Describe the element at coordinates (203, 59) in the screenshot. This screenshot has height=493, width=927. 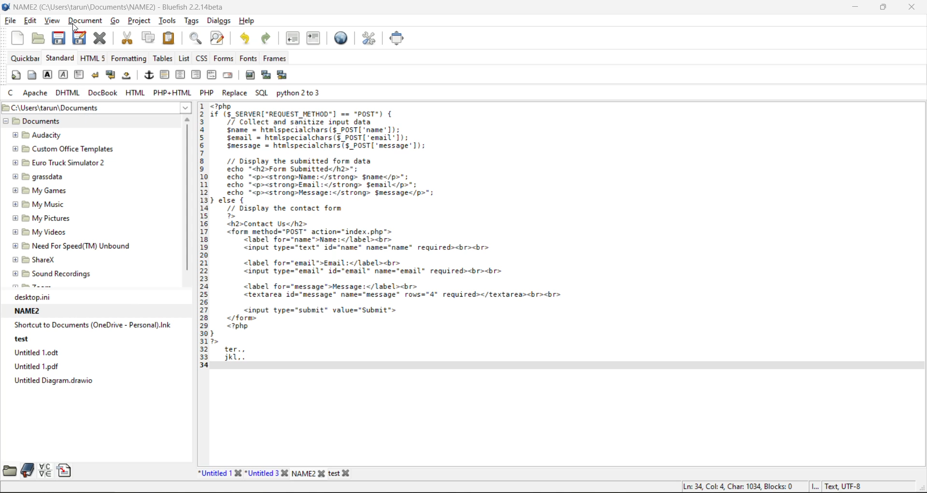
I see `css` at that location.